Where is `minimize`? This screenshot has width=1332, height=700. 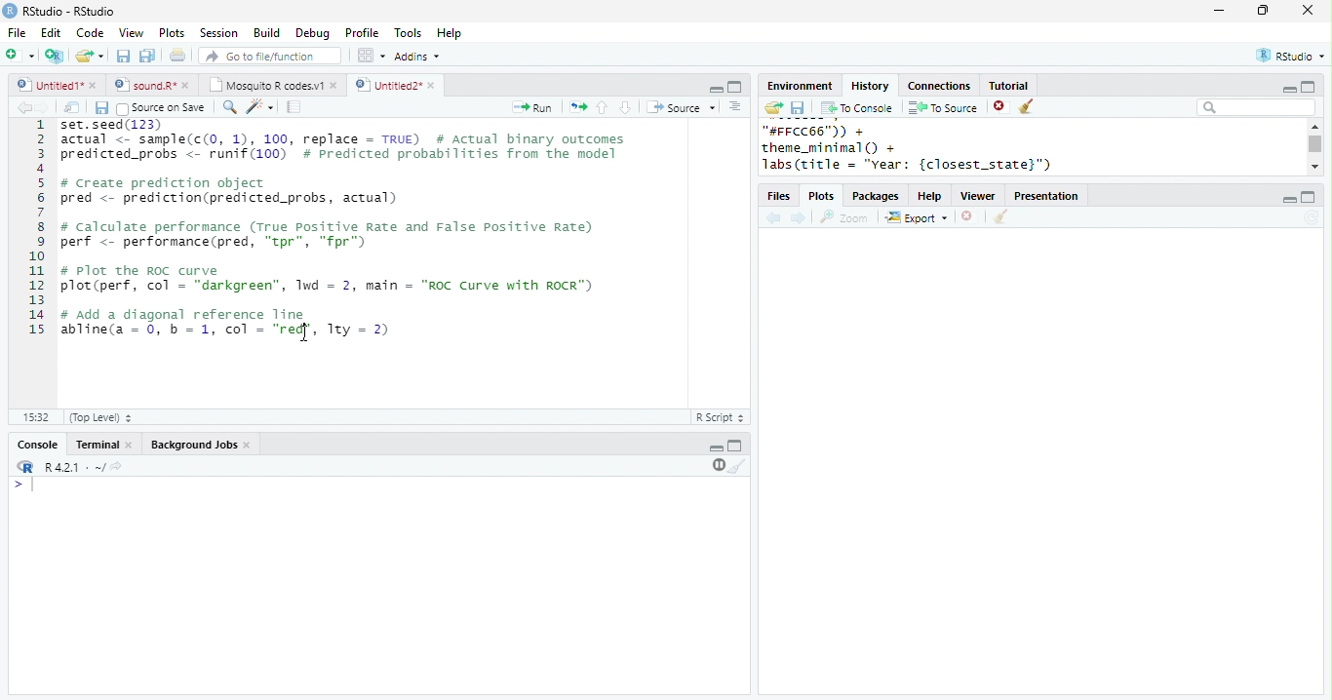 minimize is located at coordinates (716, 448).